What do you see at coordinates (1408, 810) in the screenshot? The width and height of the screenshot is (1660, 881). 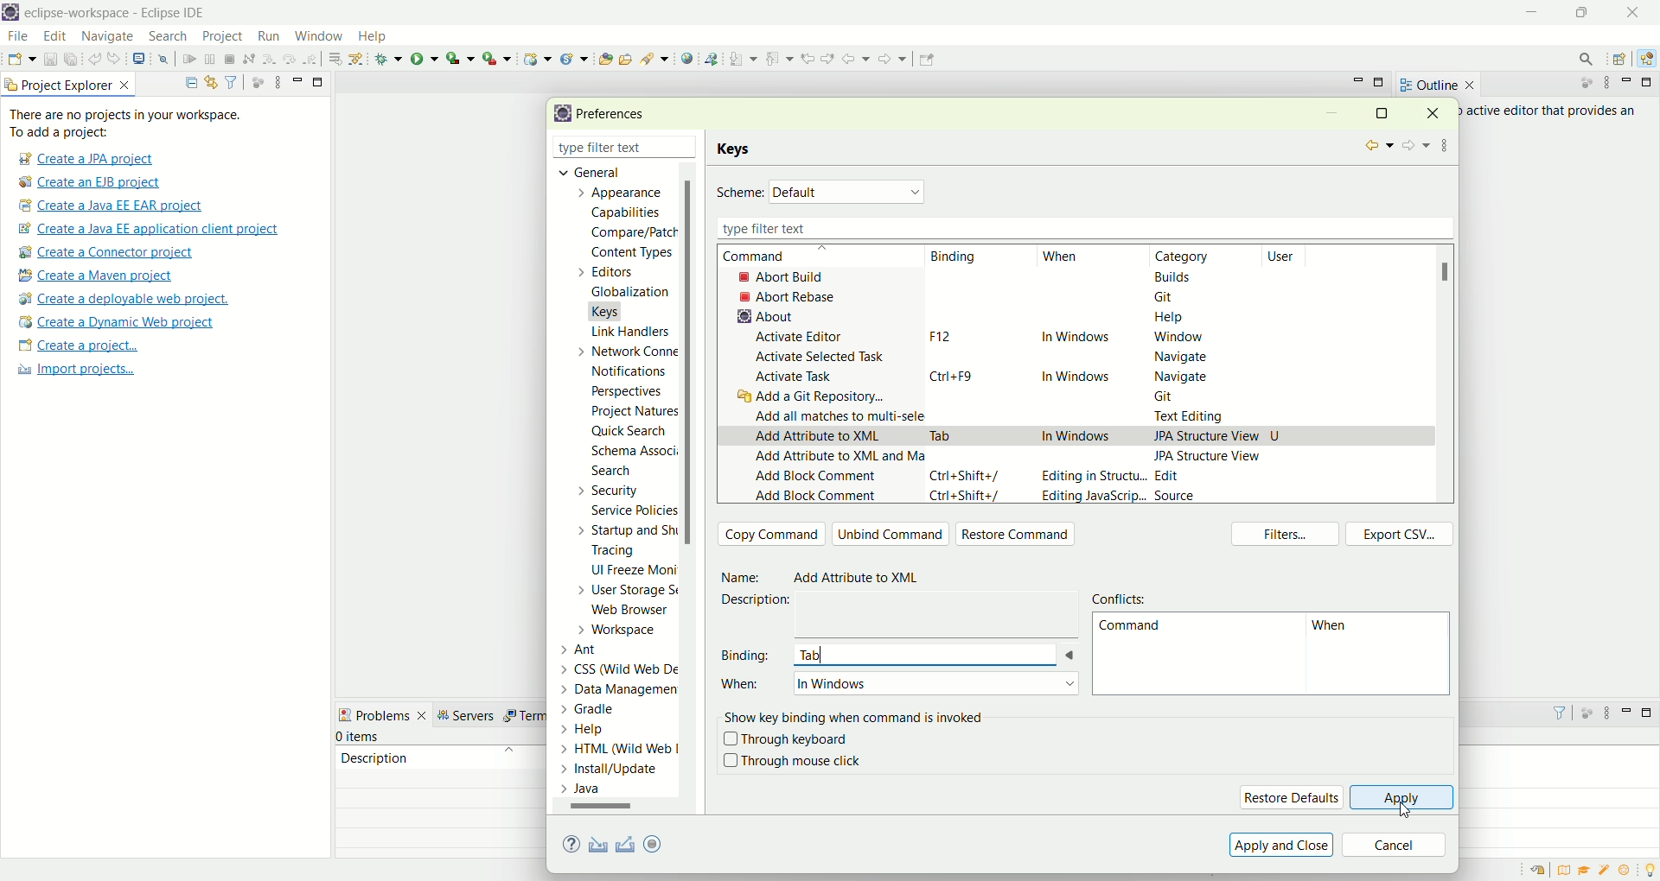 I see `cursor` at bounding box center [1408, 810].